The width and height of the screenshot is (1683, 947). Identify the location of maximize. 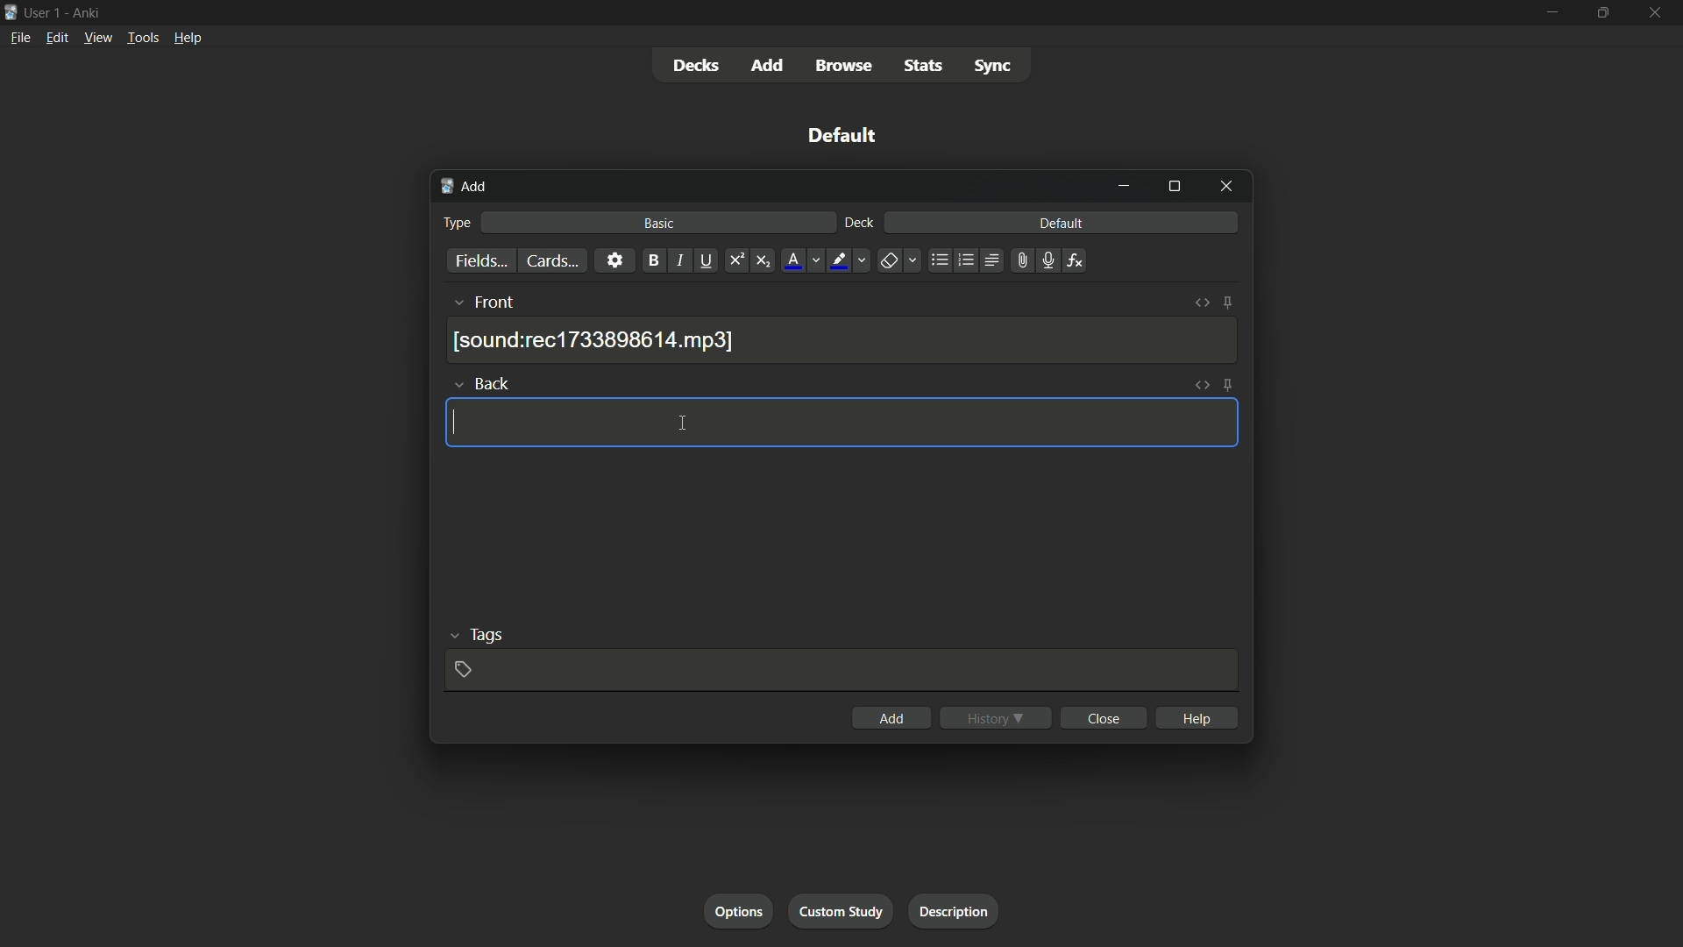
(1603, 13).